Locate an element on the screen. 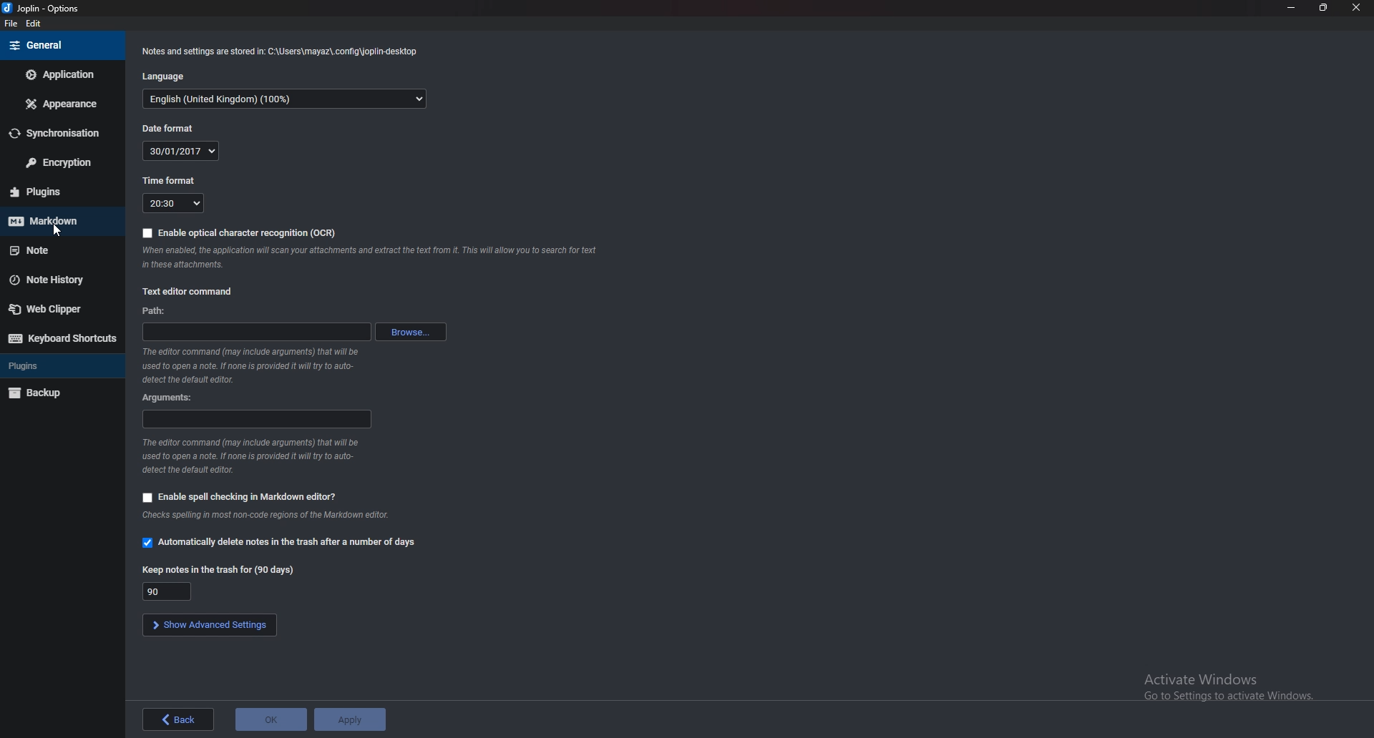 The height and width of the screenshot is (738, 1374). markdown is located at coordinates (54, 222).